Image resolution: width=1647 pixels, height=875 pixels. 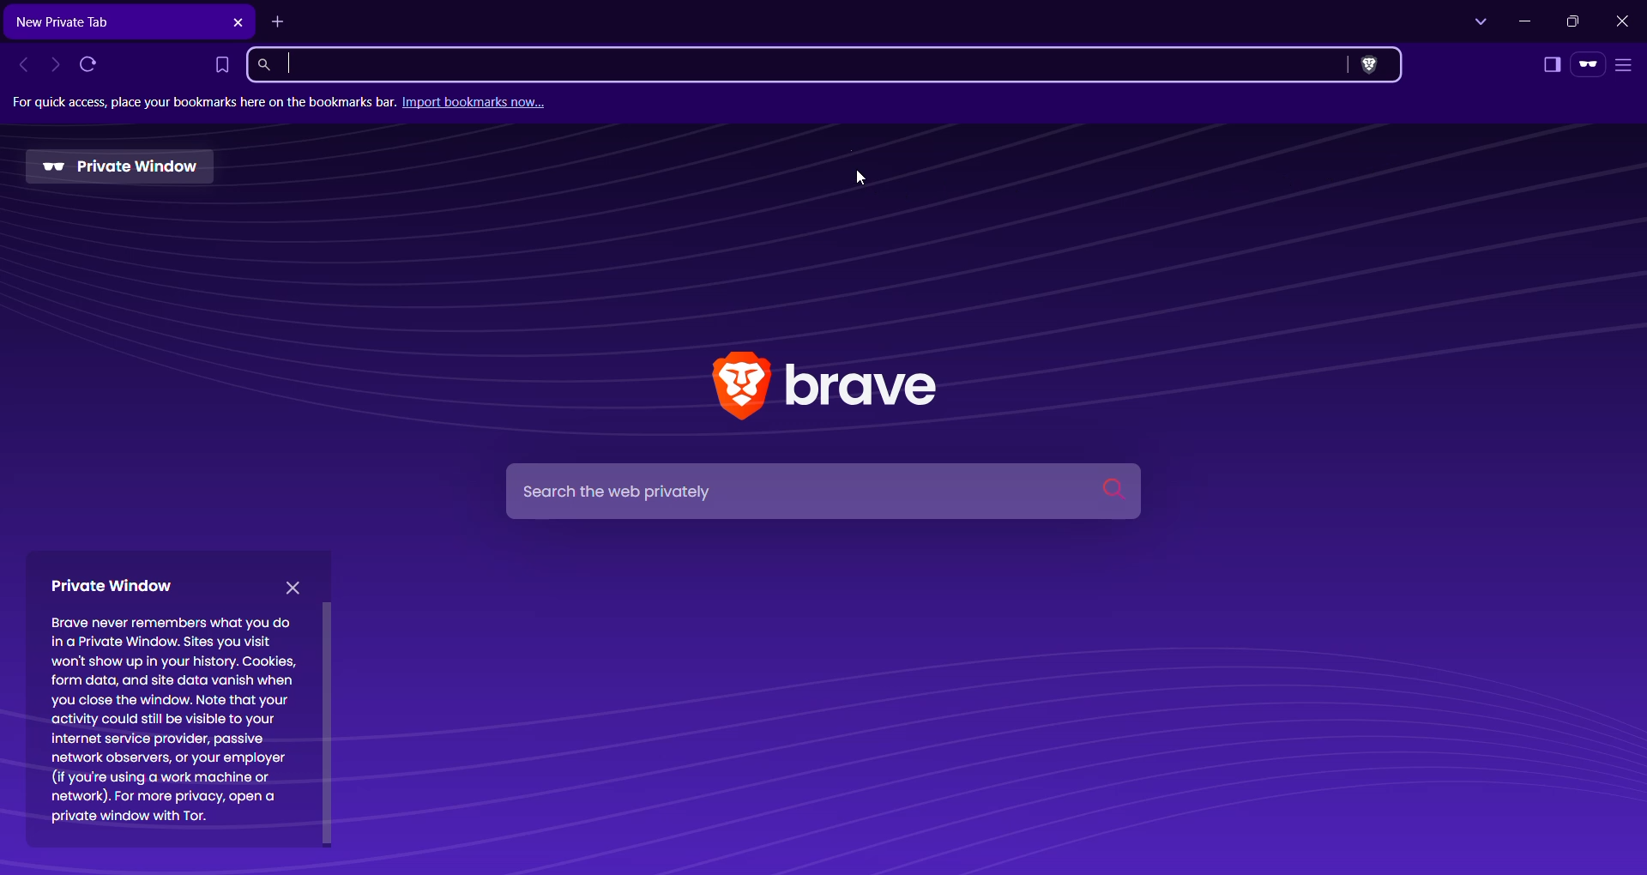 I want to click on Customize and control Brave, so click(x=1625, y=65).